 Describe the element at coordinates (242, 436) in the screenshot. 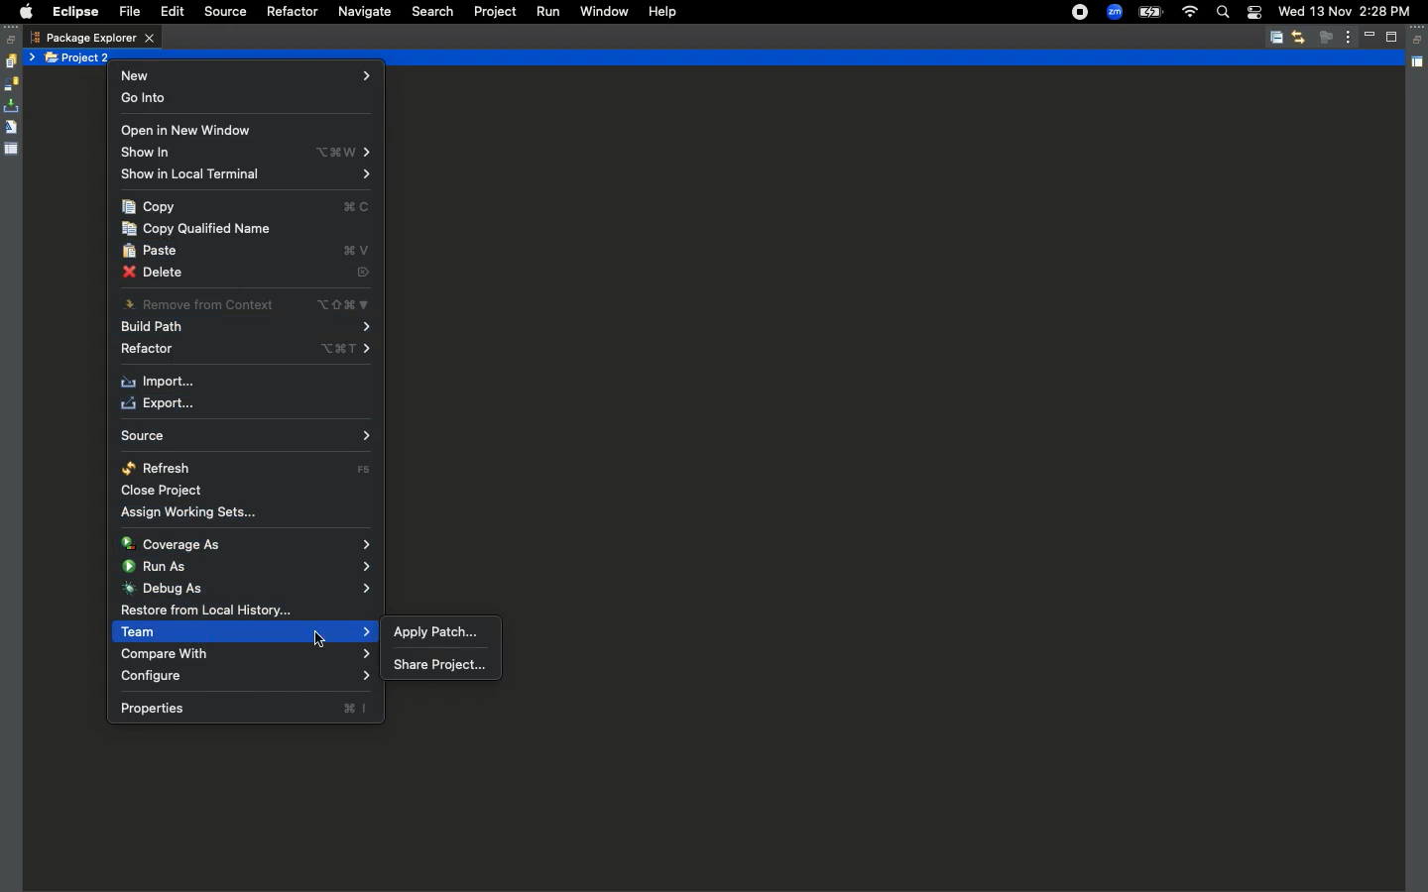

I see `Source` at that location.